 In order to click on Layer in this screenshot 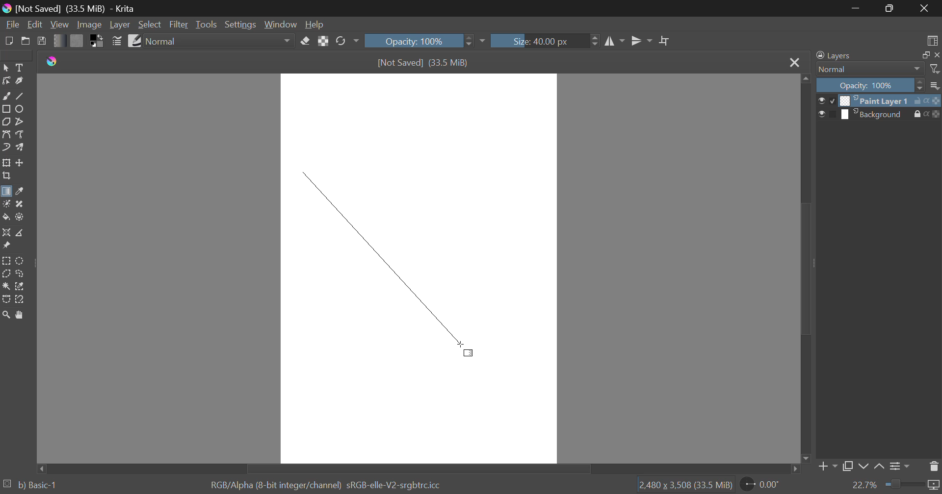, I will do `click(120, 25)`.